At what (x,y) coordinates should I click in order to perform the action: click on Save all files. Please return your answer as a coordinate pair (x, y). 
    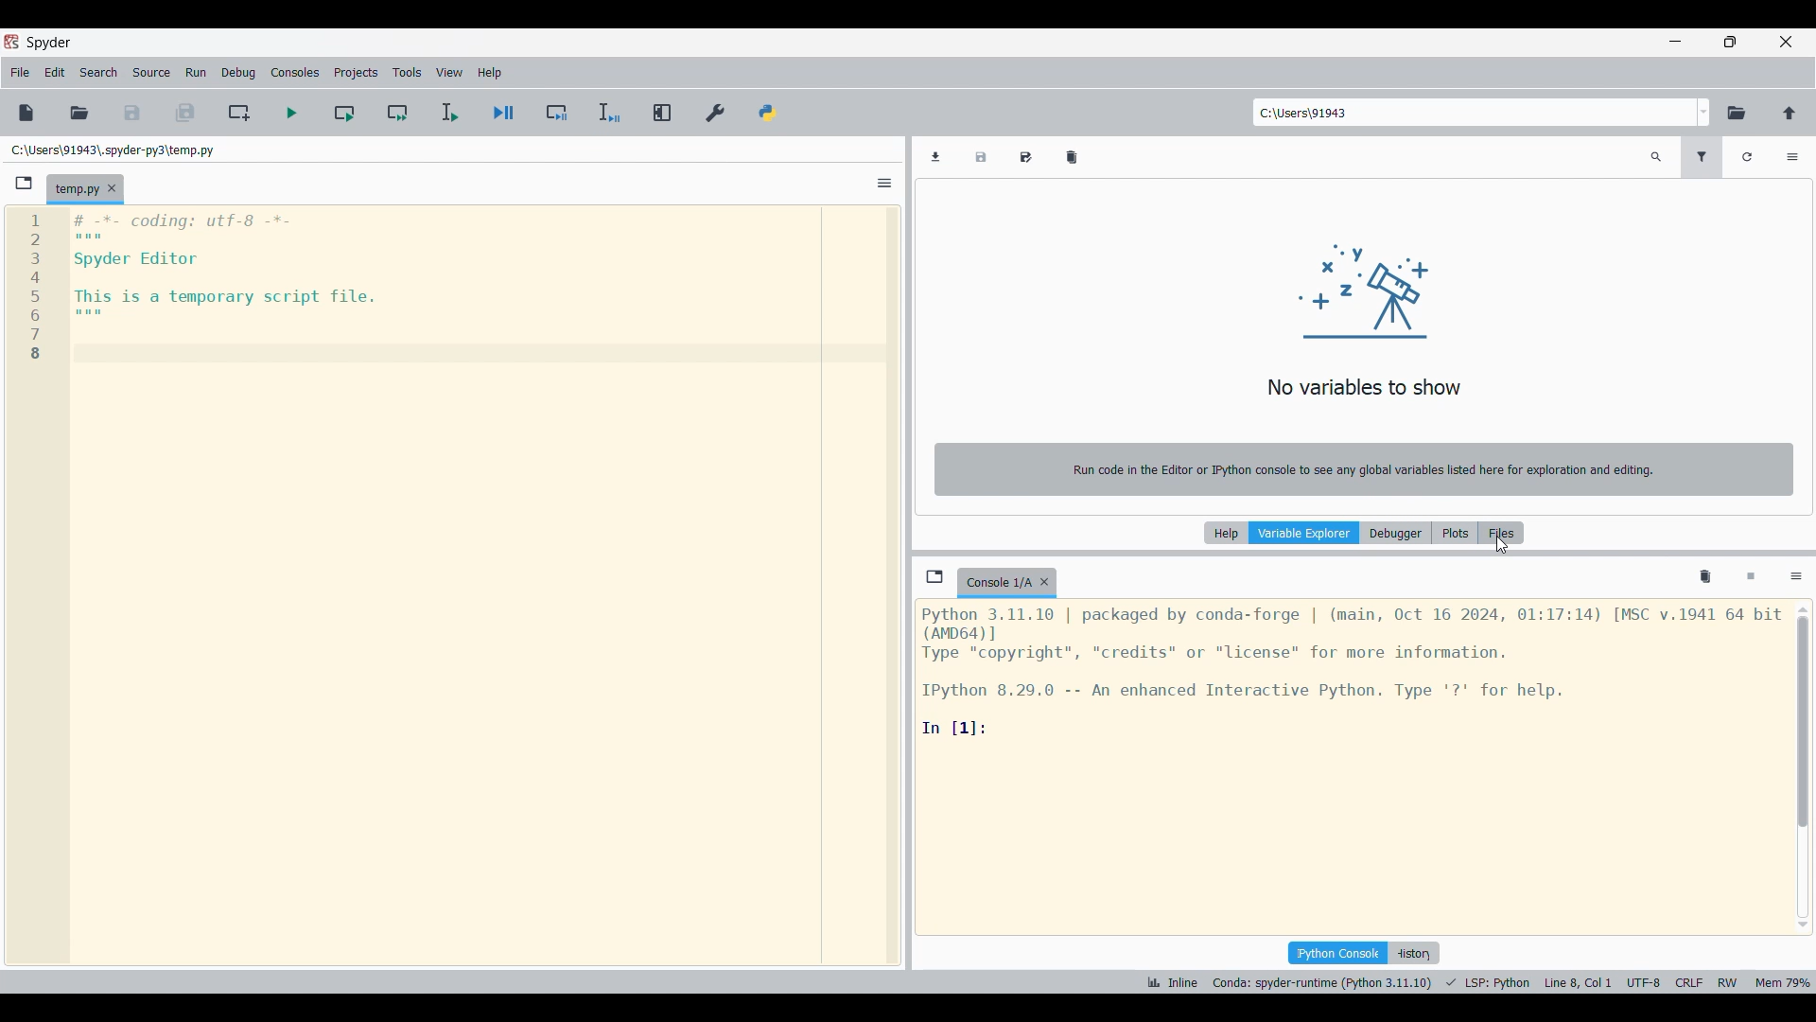
    Looking at the image, I should click on (184, 113).